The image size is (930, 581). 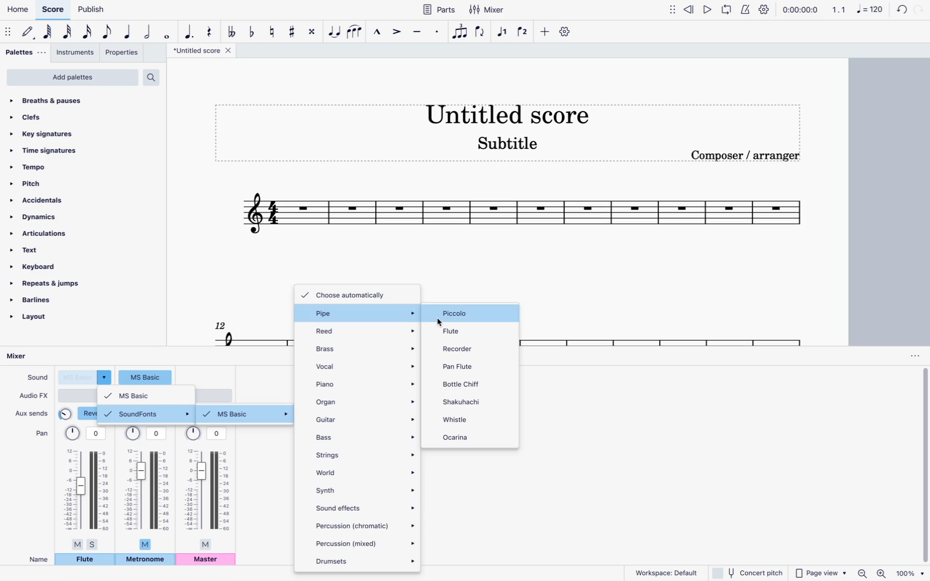 I want to click on more, so click(x=543, y=31).